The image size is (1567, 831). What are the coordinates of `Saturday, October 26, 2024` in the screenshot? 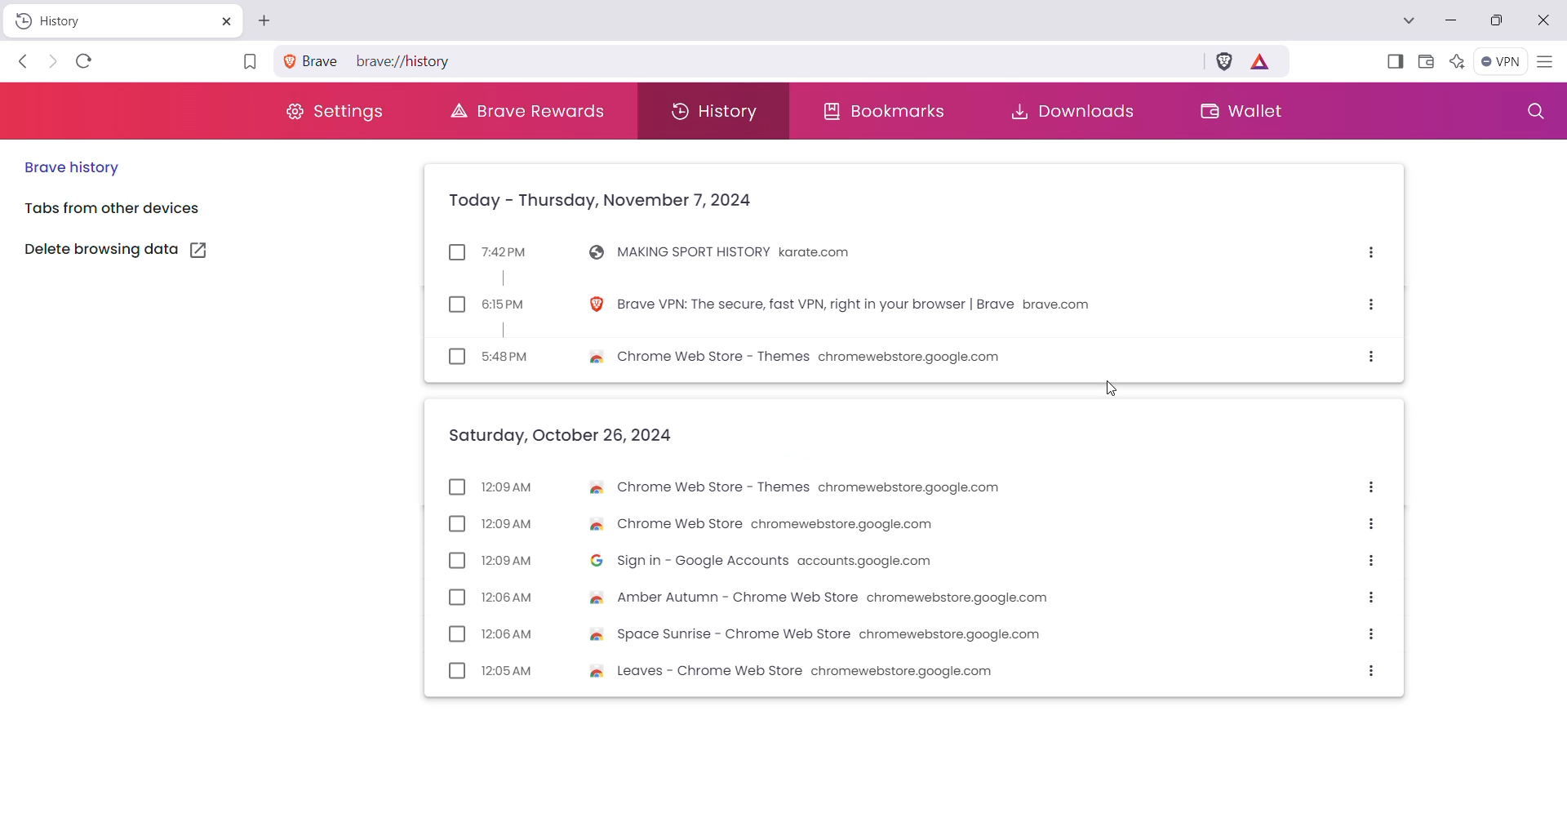 It's located at (622, 435).